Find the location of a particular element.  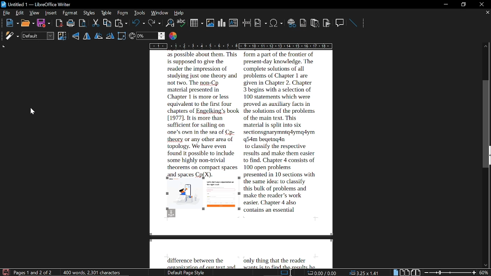

single page view is located at coordinates (395, 273).